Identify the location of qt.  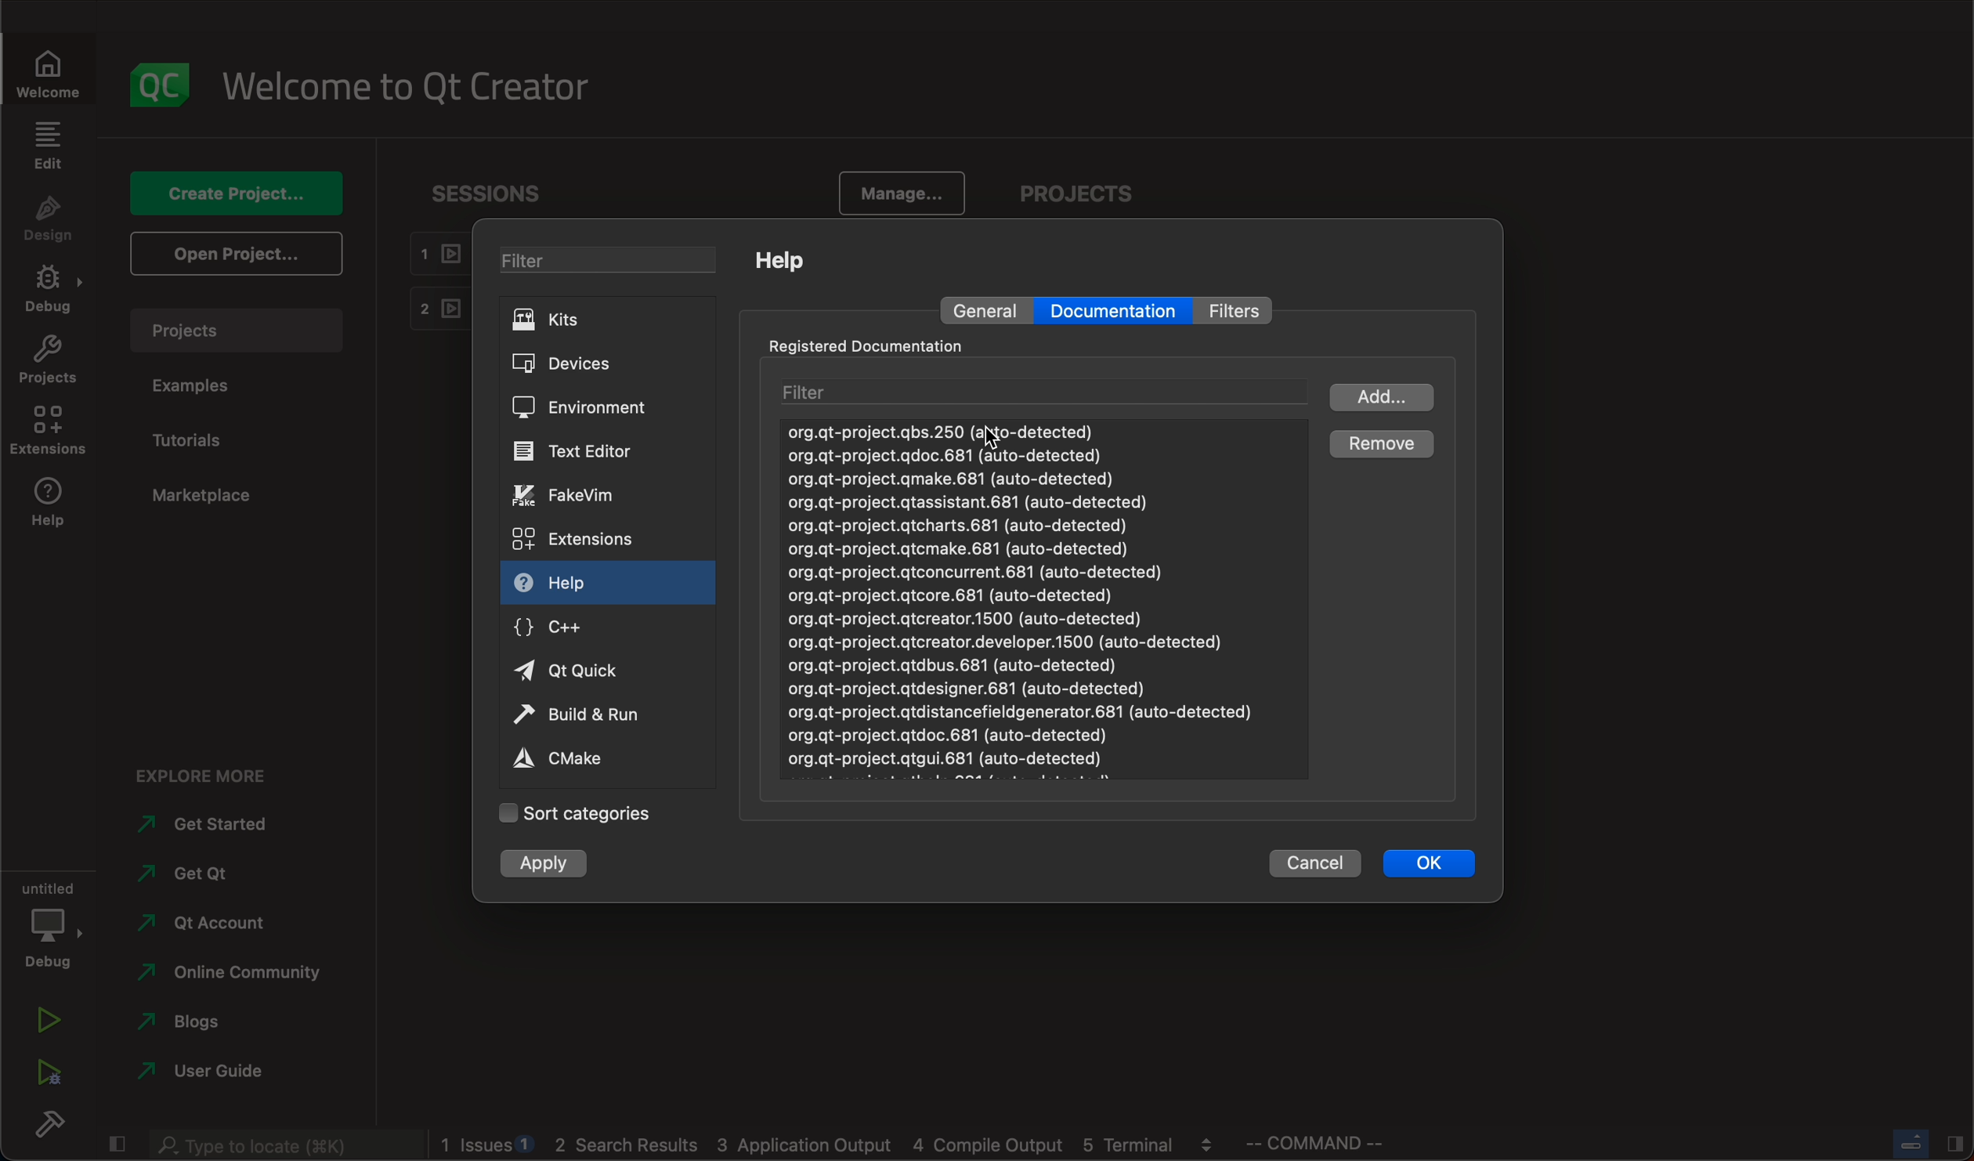
(584, 671).